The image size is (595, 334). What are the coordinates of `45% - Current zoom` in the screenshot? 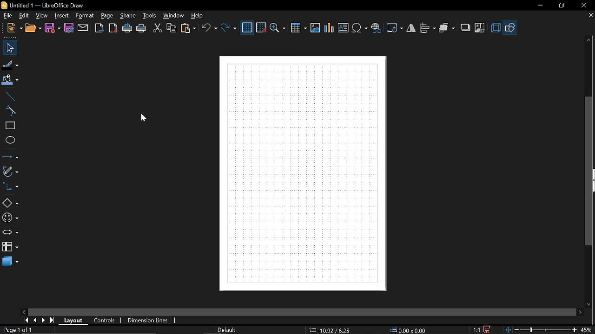 It's located at (587, 330).